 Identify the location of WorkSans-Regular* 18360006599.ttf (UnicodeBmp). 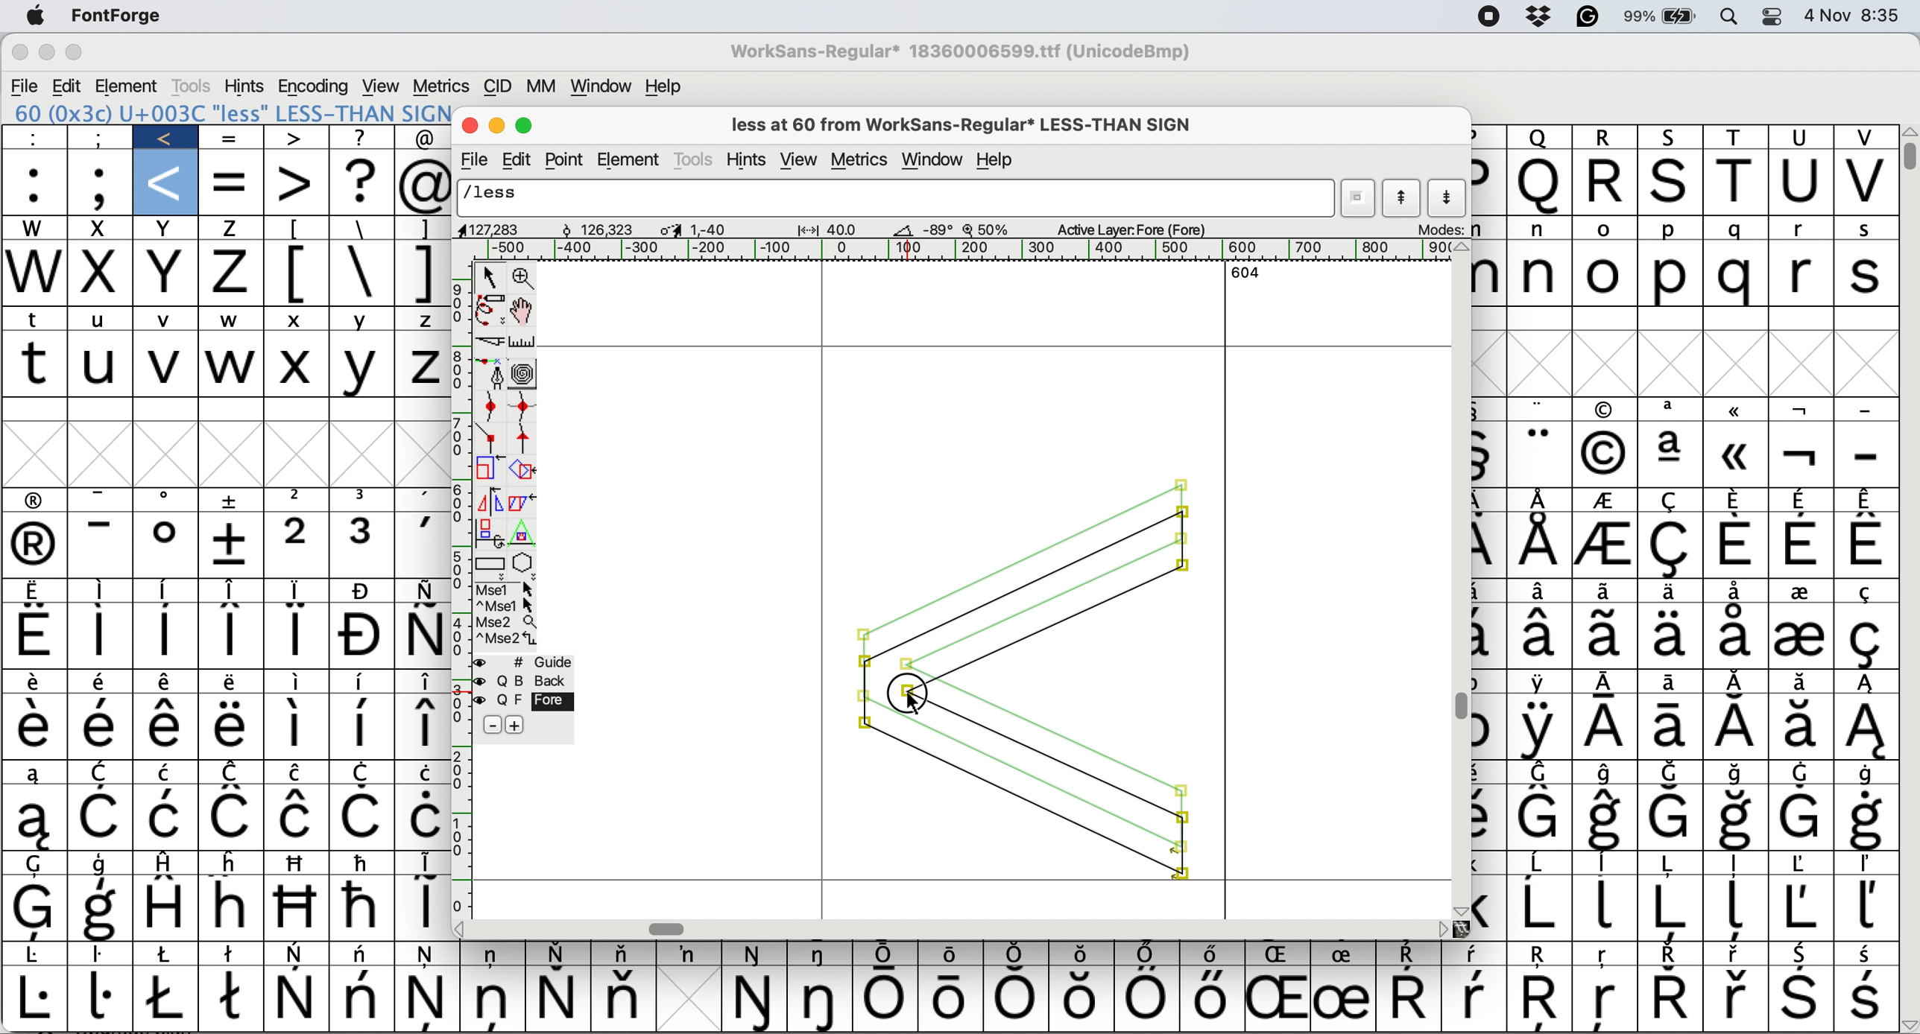
(964, 51).